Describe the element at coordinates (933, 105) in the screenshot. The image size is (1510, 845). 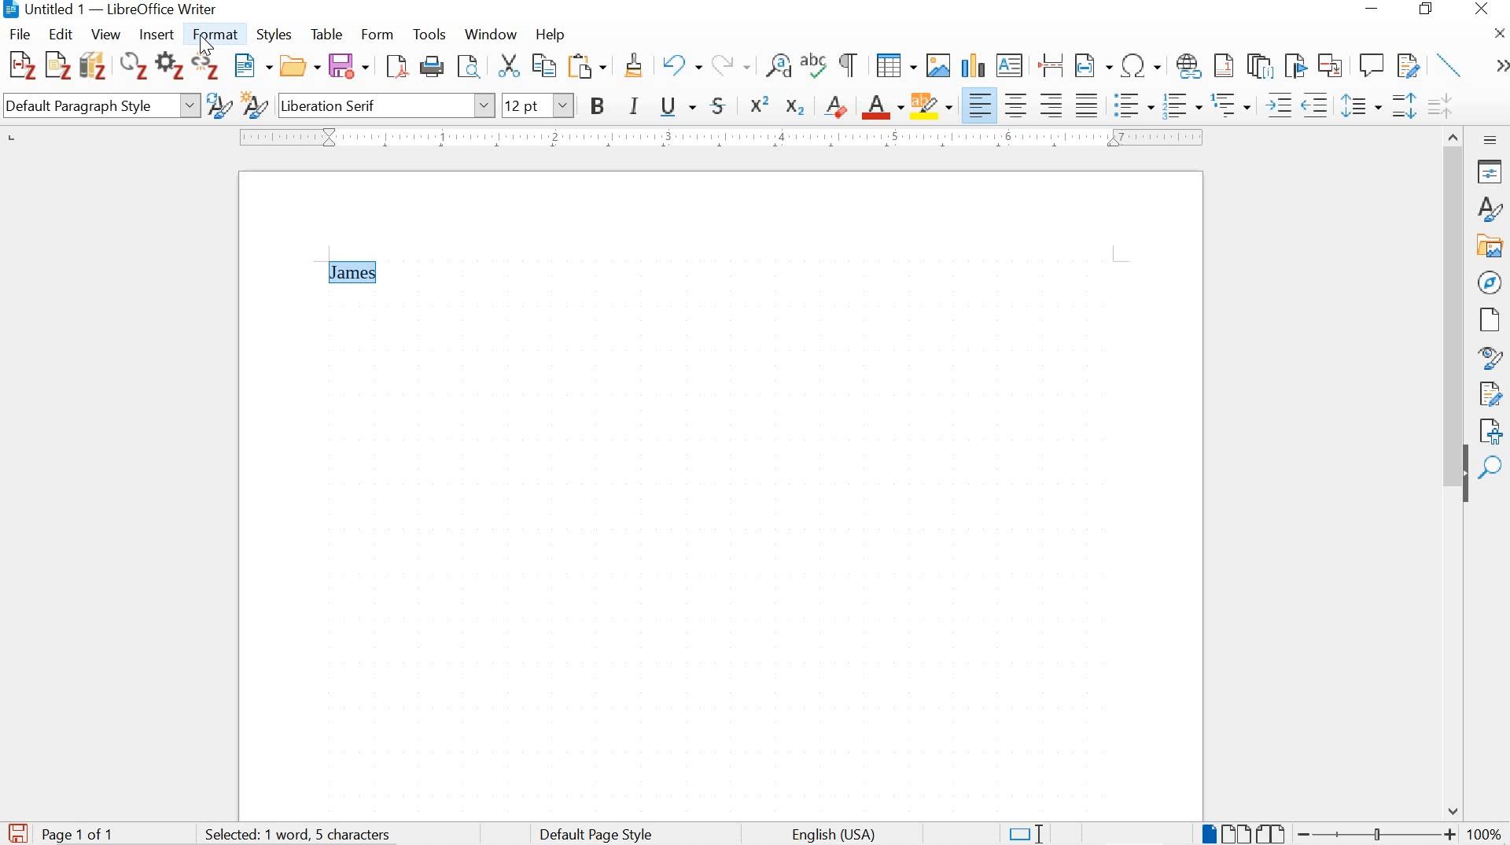
I see `character highlighting color` at that location.